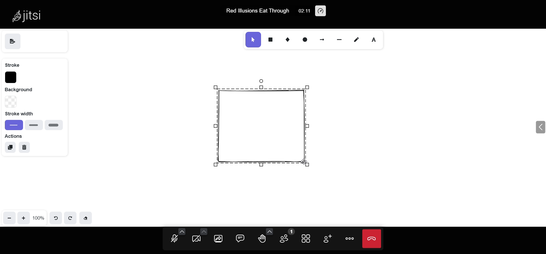  What do you see at coordinates (305, 39) in the screenshot?
I see `ellipse` at bounding box center [305, 39].